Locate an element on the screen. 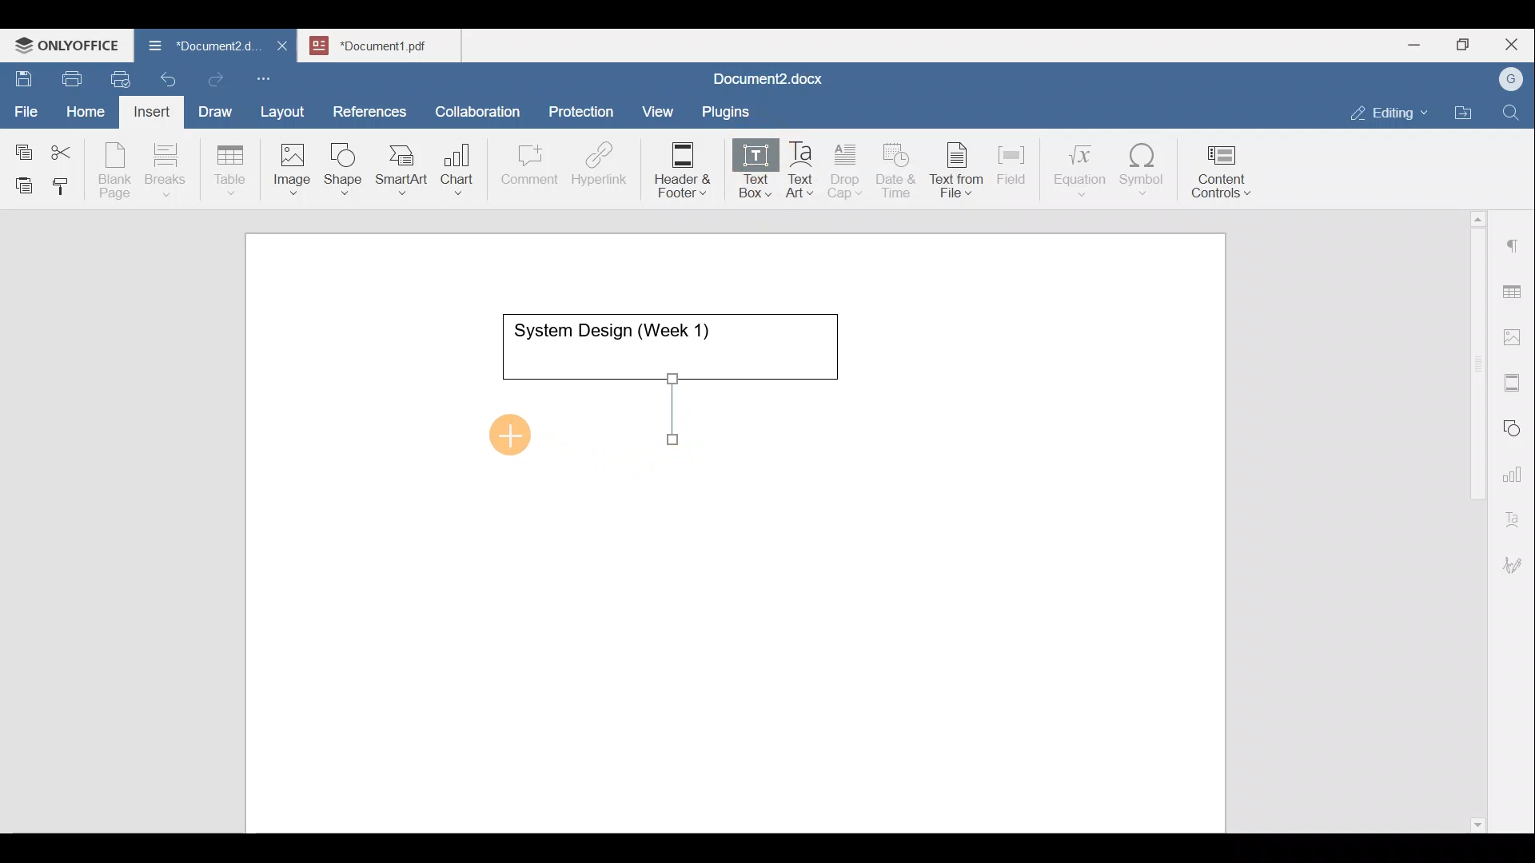 Image resolution: width=1535 pixels, height=863 pixels. Print file is located at coordinates (69, 76).